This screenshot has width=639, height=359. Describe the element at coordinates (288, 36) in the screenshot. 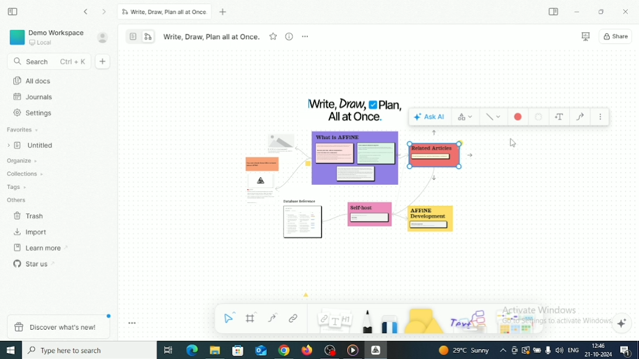

I see `View Info` at that location.